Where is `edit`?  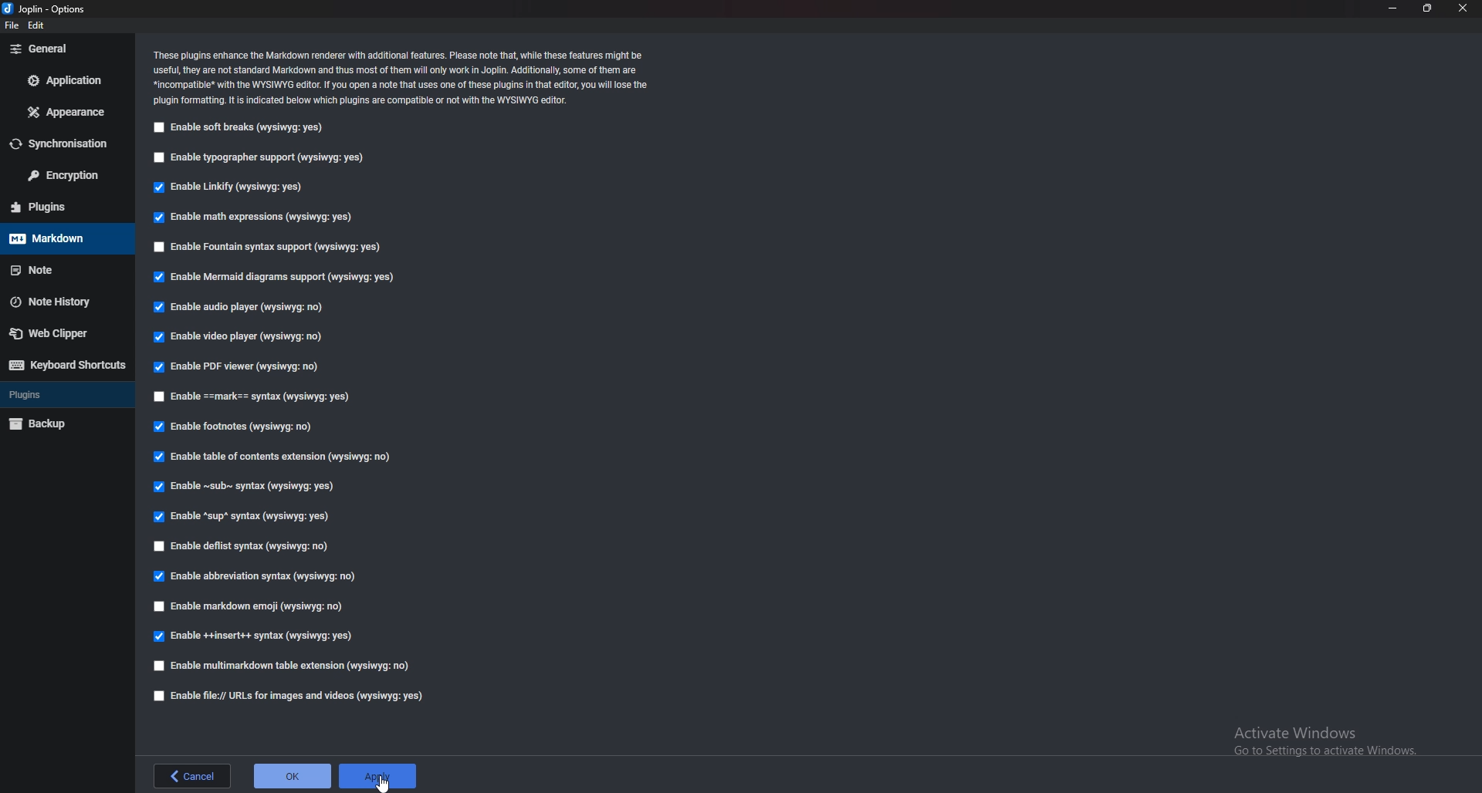 edit is located at coordinates (37, 25).